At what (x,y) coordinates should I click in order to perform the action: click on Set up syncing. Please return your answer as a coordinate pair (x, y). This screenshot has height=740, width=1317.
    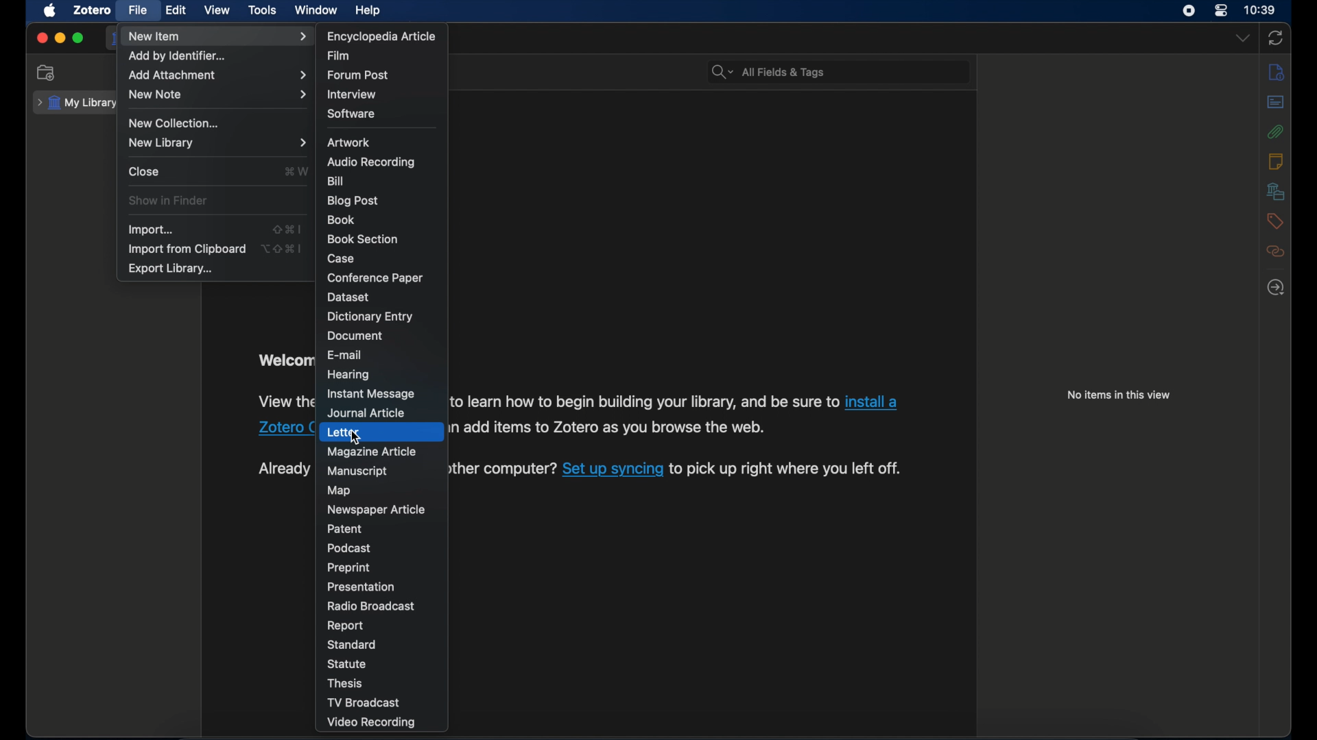
    Looking at the image, I should click on (613, 470).